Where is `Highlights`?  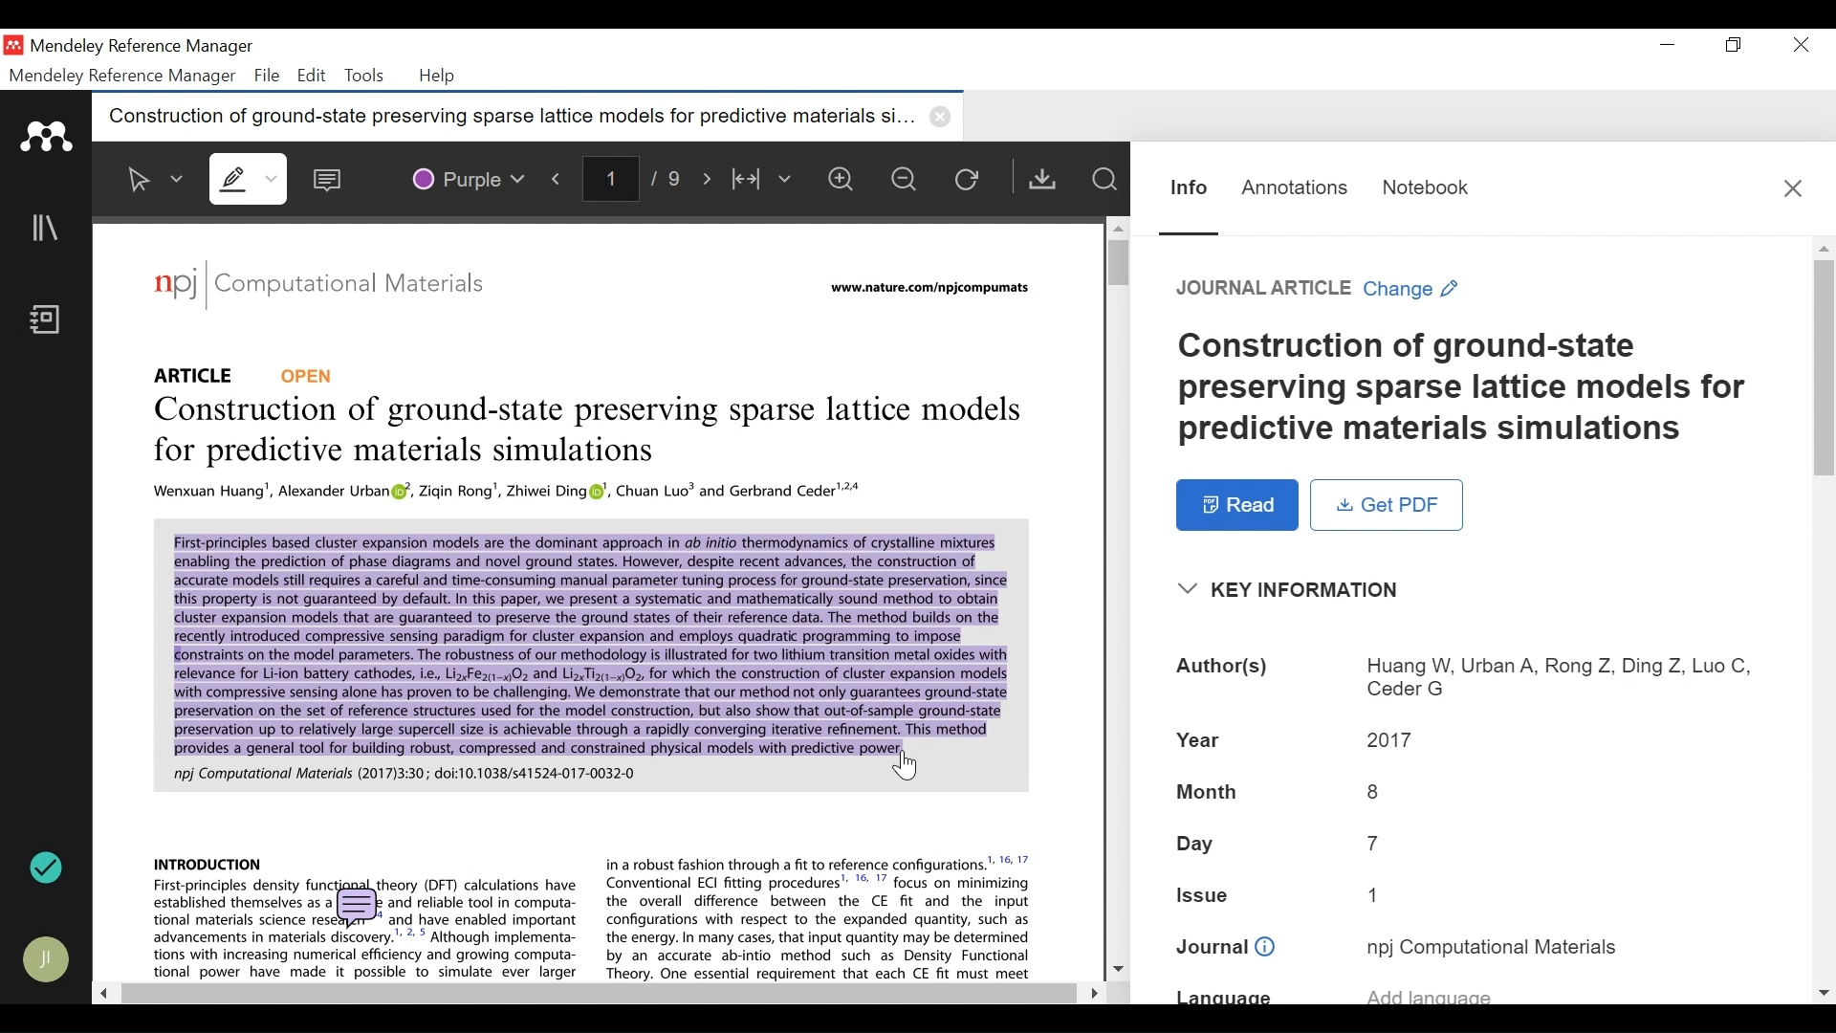
Highlights is located at coordinates (251, 178).